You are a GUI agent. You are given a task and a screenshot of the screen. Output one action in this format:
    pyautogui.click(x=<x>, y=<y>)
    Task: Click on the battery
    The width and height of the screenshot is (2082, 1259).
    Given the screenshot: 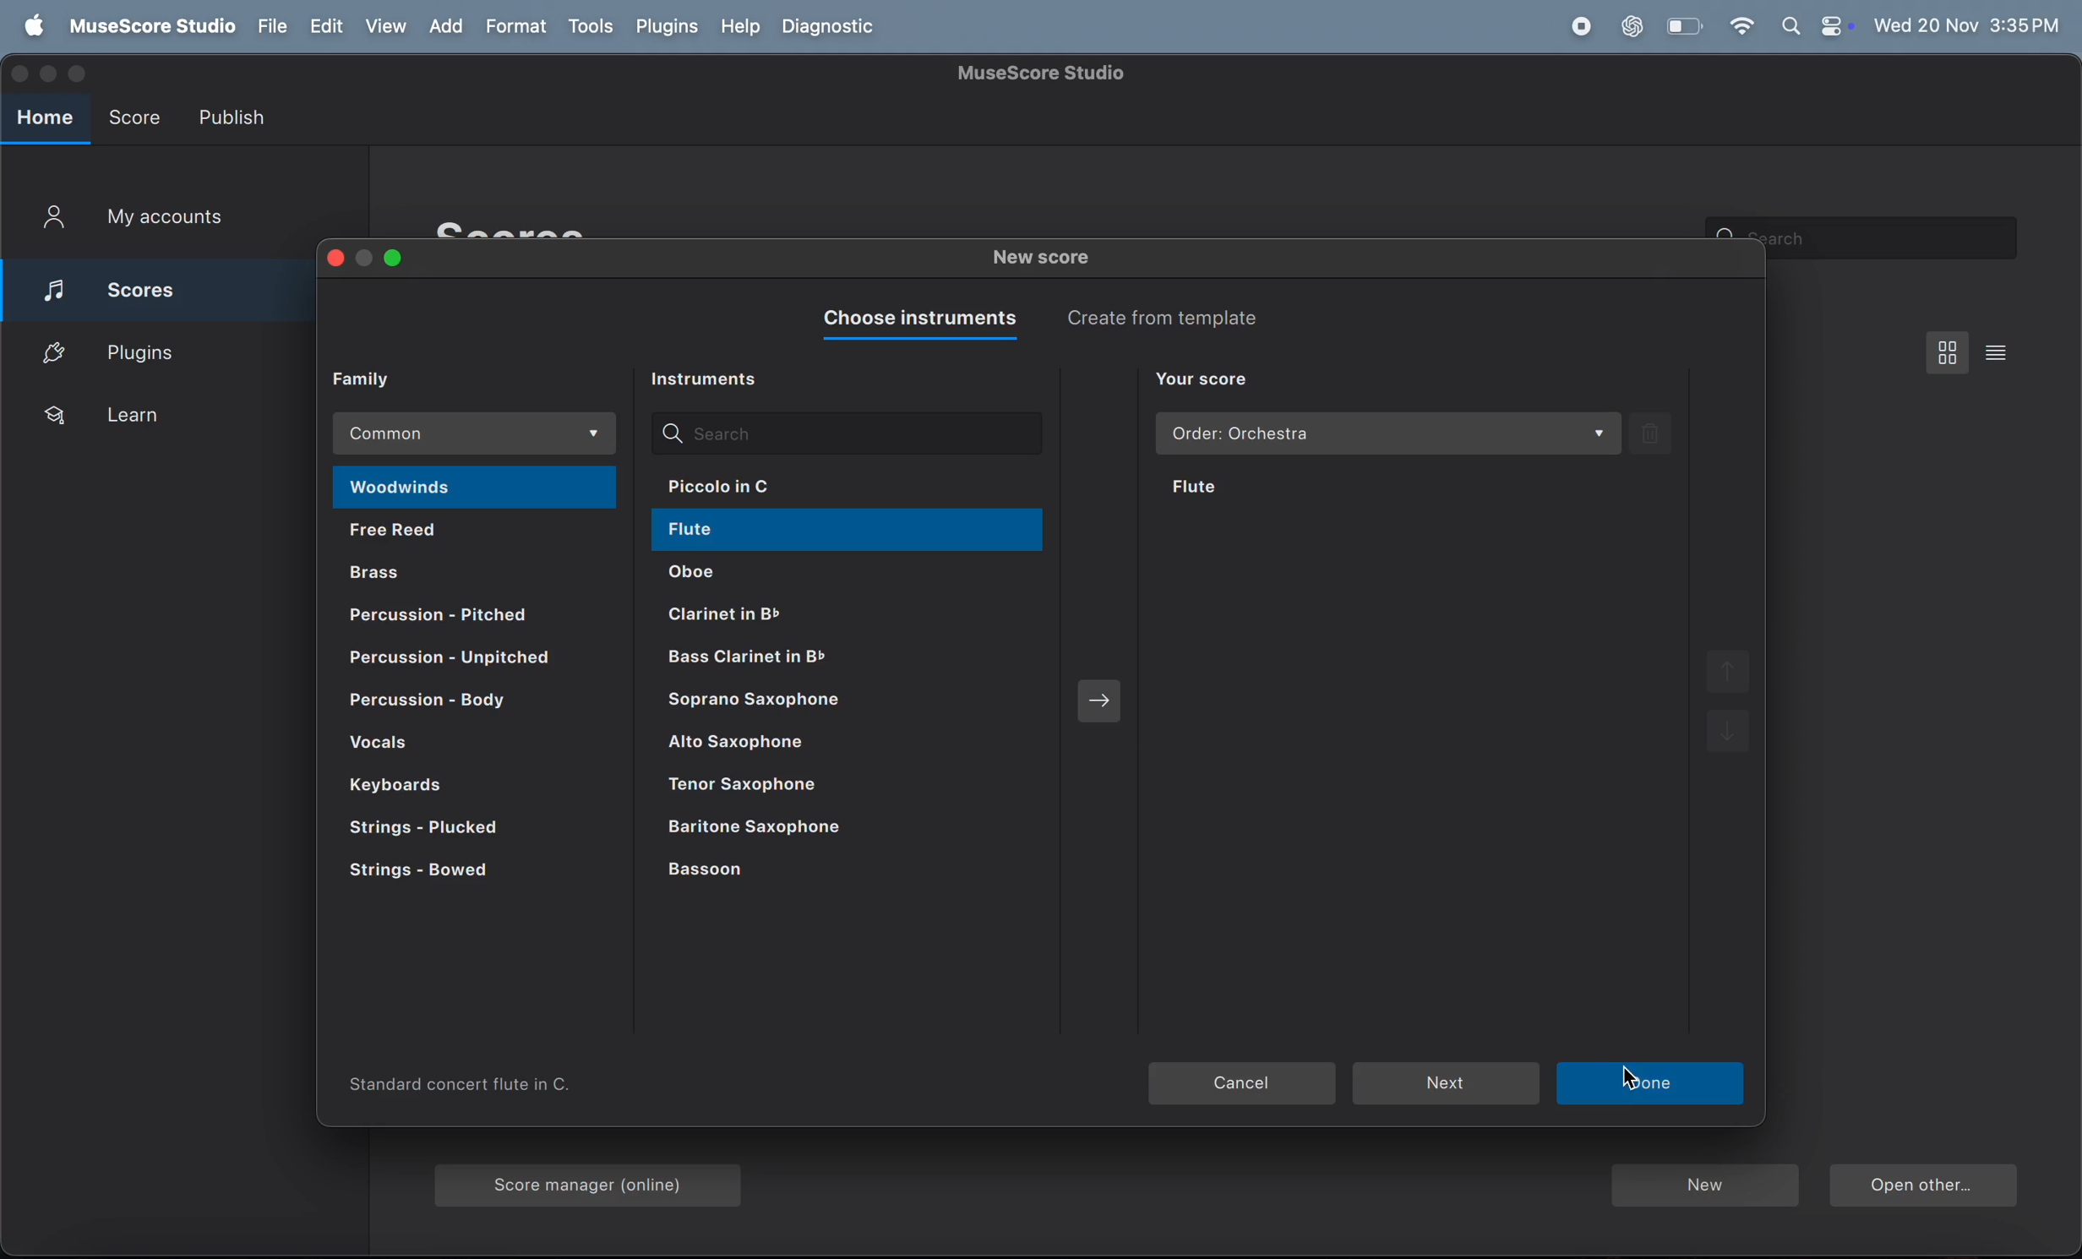 What is the action you would take?
    pyautogui.click(x=1681, y=27)
    